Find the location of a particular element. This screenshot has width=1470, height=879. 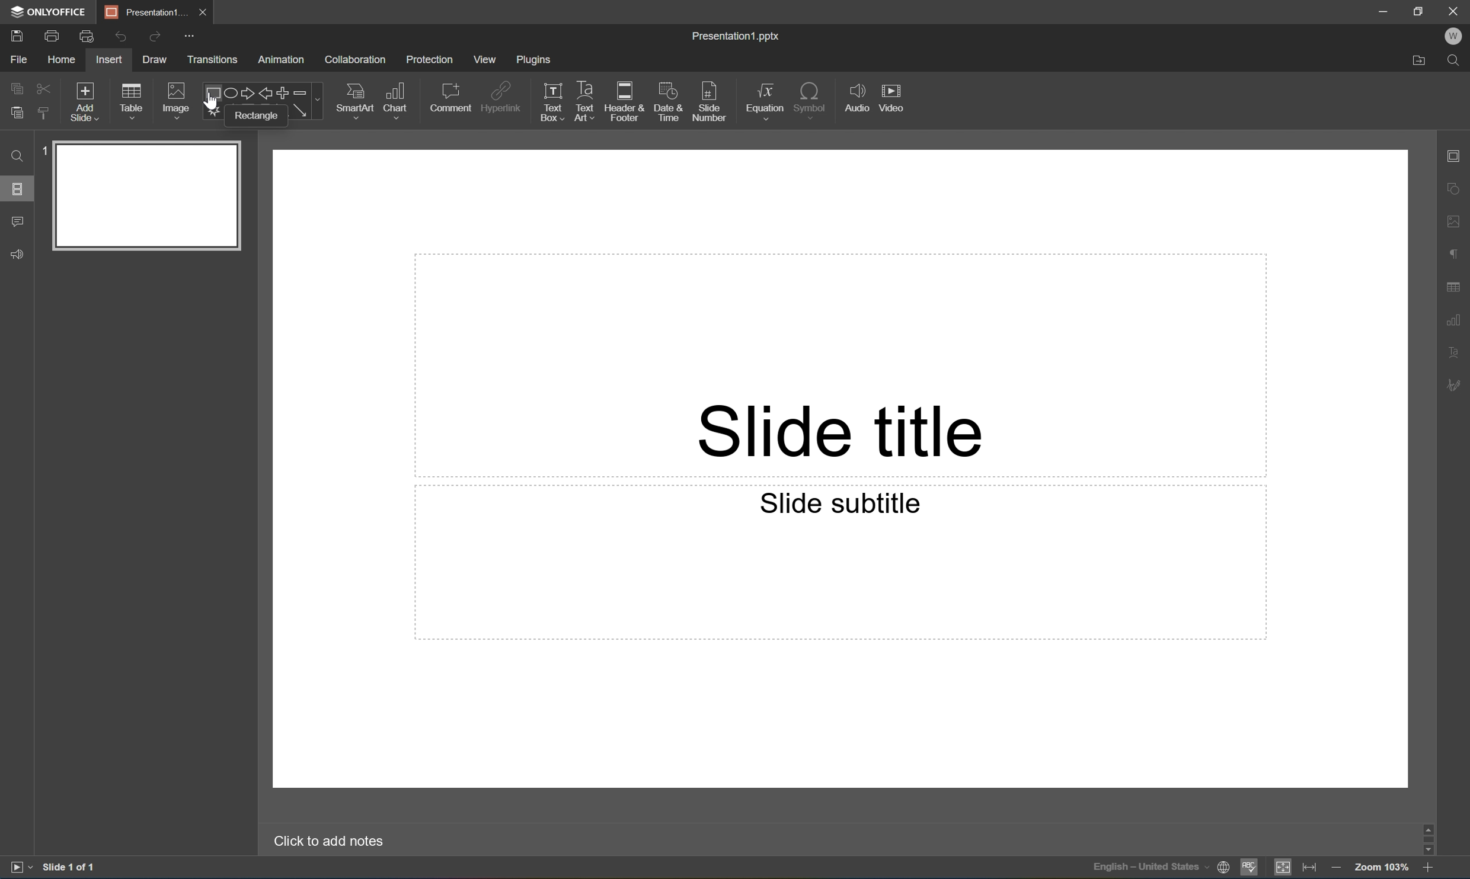

Hyperlink is located at coordinates (501, 95).